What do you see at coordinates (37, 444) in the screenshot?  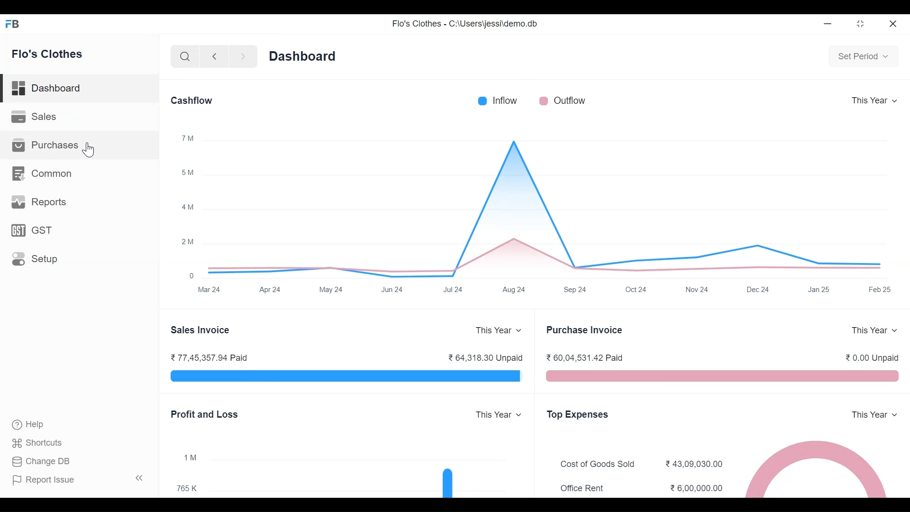 I see `Shortcuts` at bounding box center [37, 444].